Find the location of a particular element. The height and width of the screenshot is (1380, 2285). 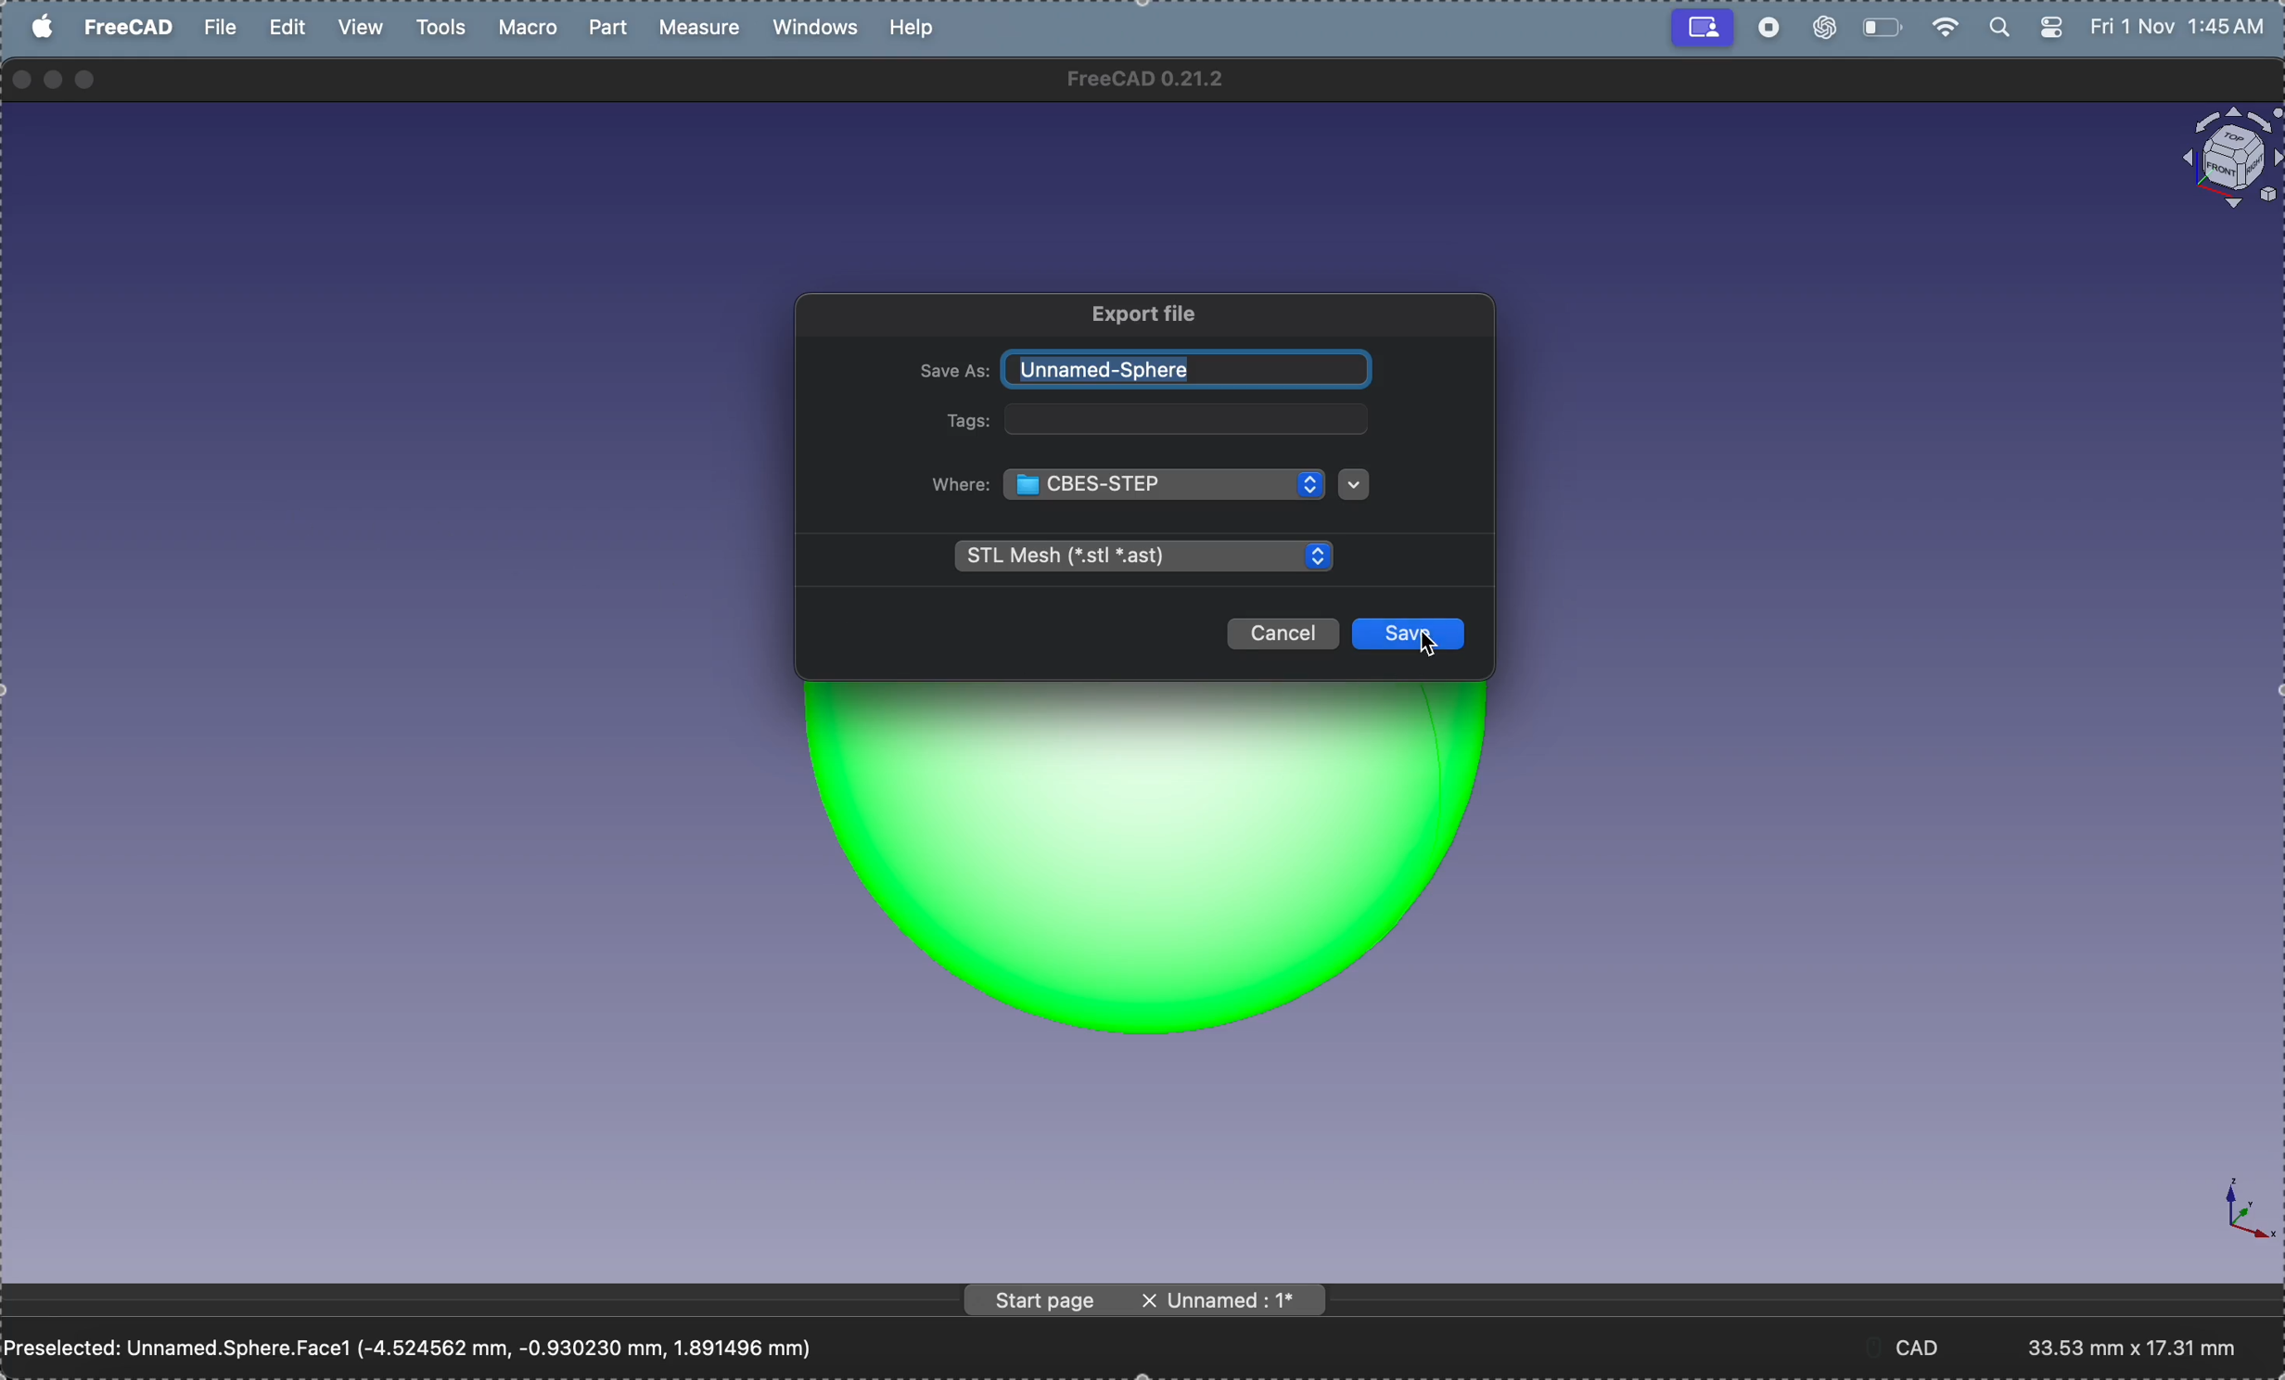

part is located at coordinates (613, 27).